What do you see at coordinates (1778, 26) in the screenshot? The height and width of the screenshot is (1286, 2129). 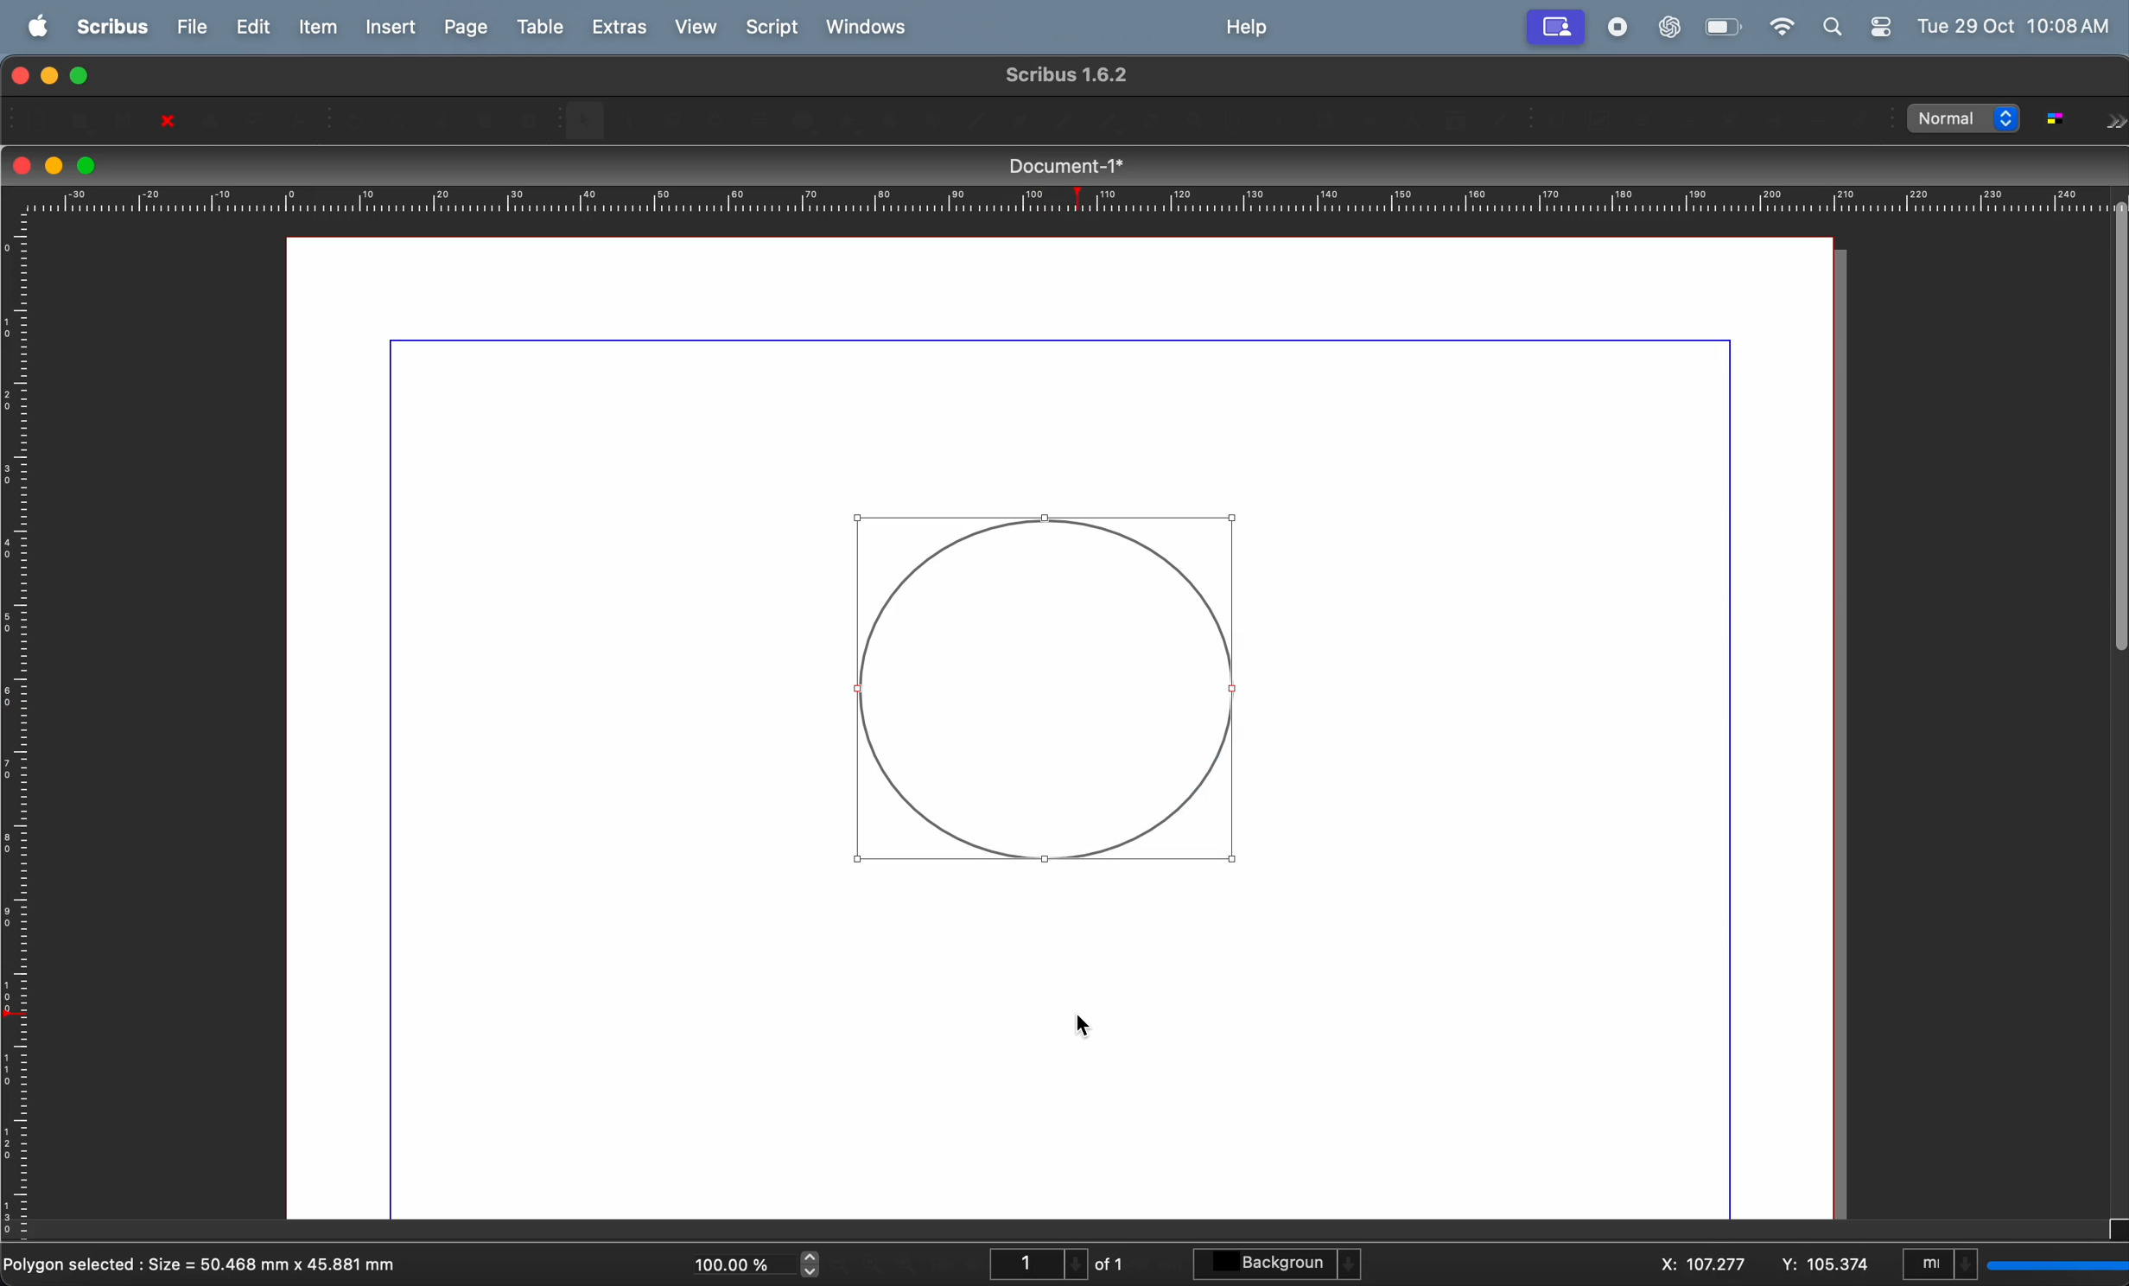 I see `wifi` at bounding box center [1778, 26].